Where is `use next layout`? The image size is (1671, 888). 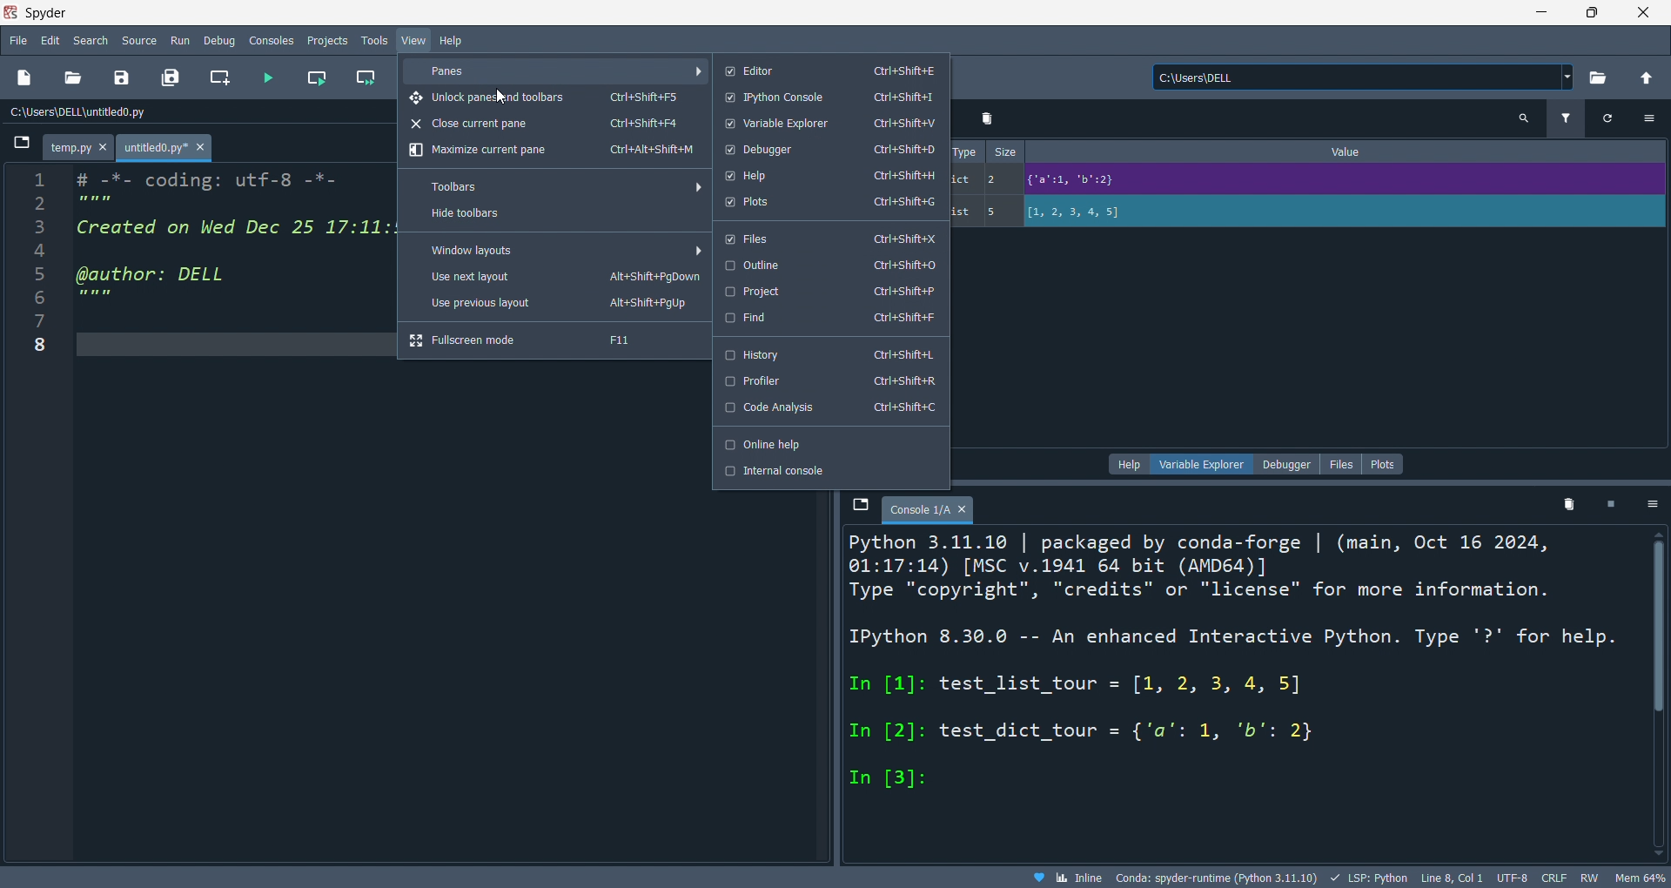
use next layout is located at coordinates (556, 279).